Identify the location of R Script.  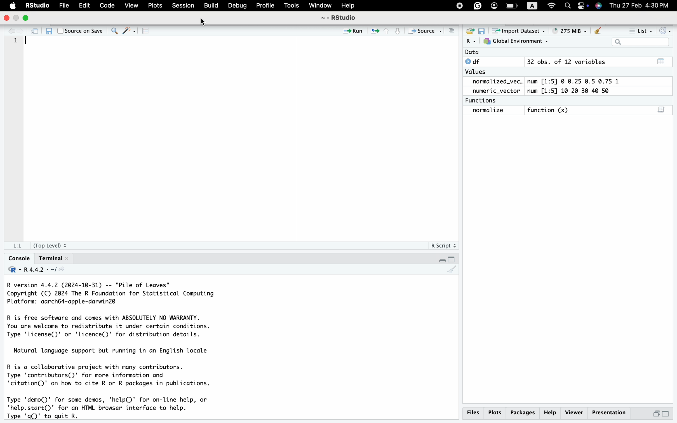
(444, 246).